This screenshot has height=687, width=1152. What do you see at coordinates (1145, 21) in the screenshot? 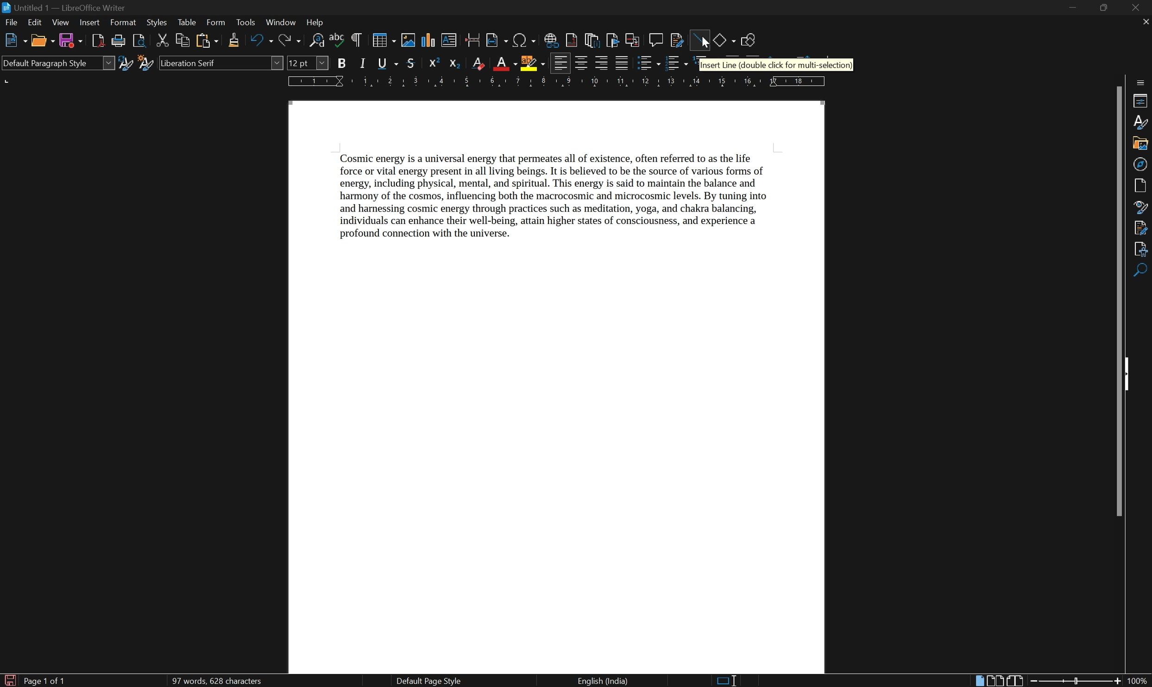
I see `close` at bounding box center [1145, 21].